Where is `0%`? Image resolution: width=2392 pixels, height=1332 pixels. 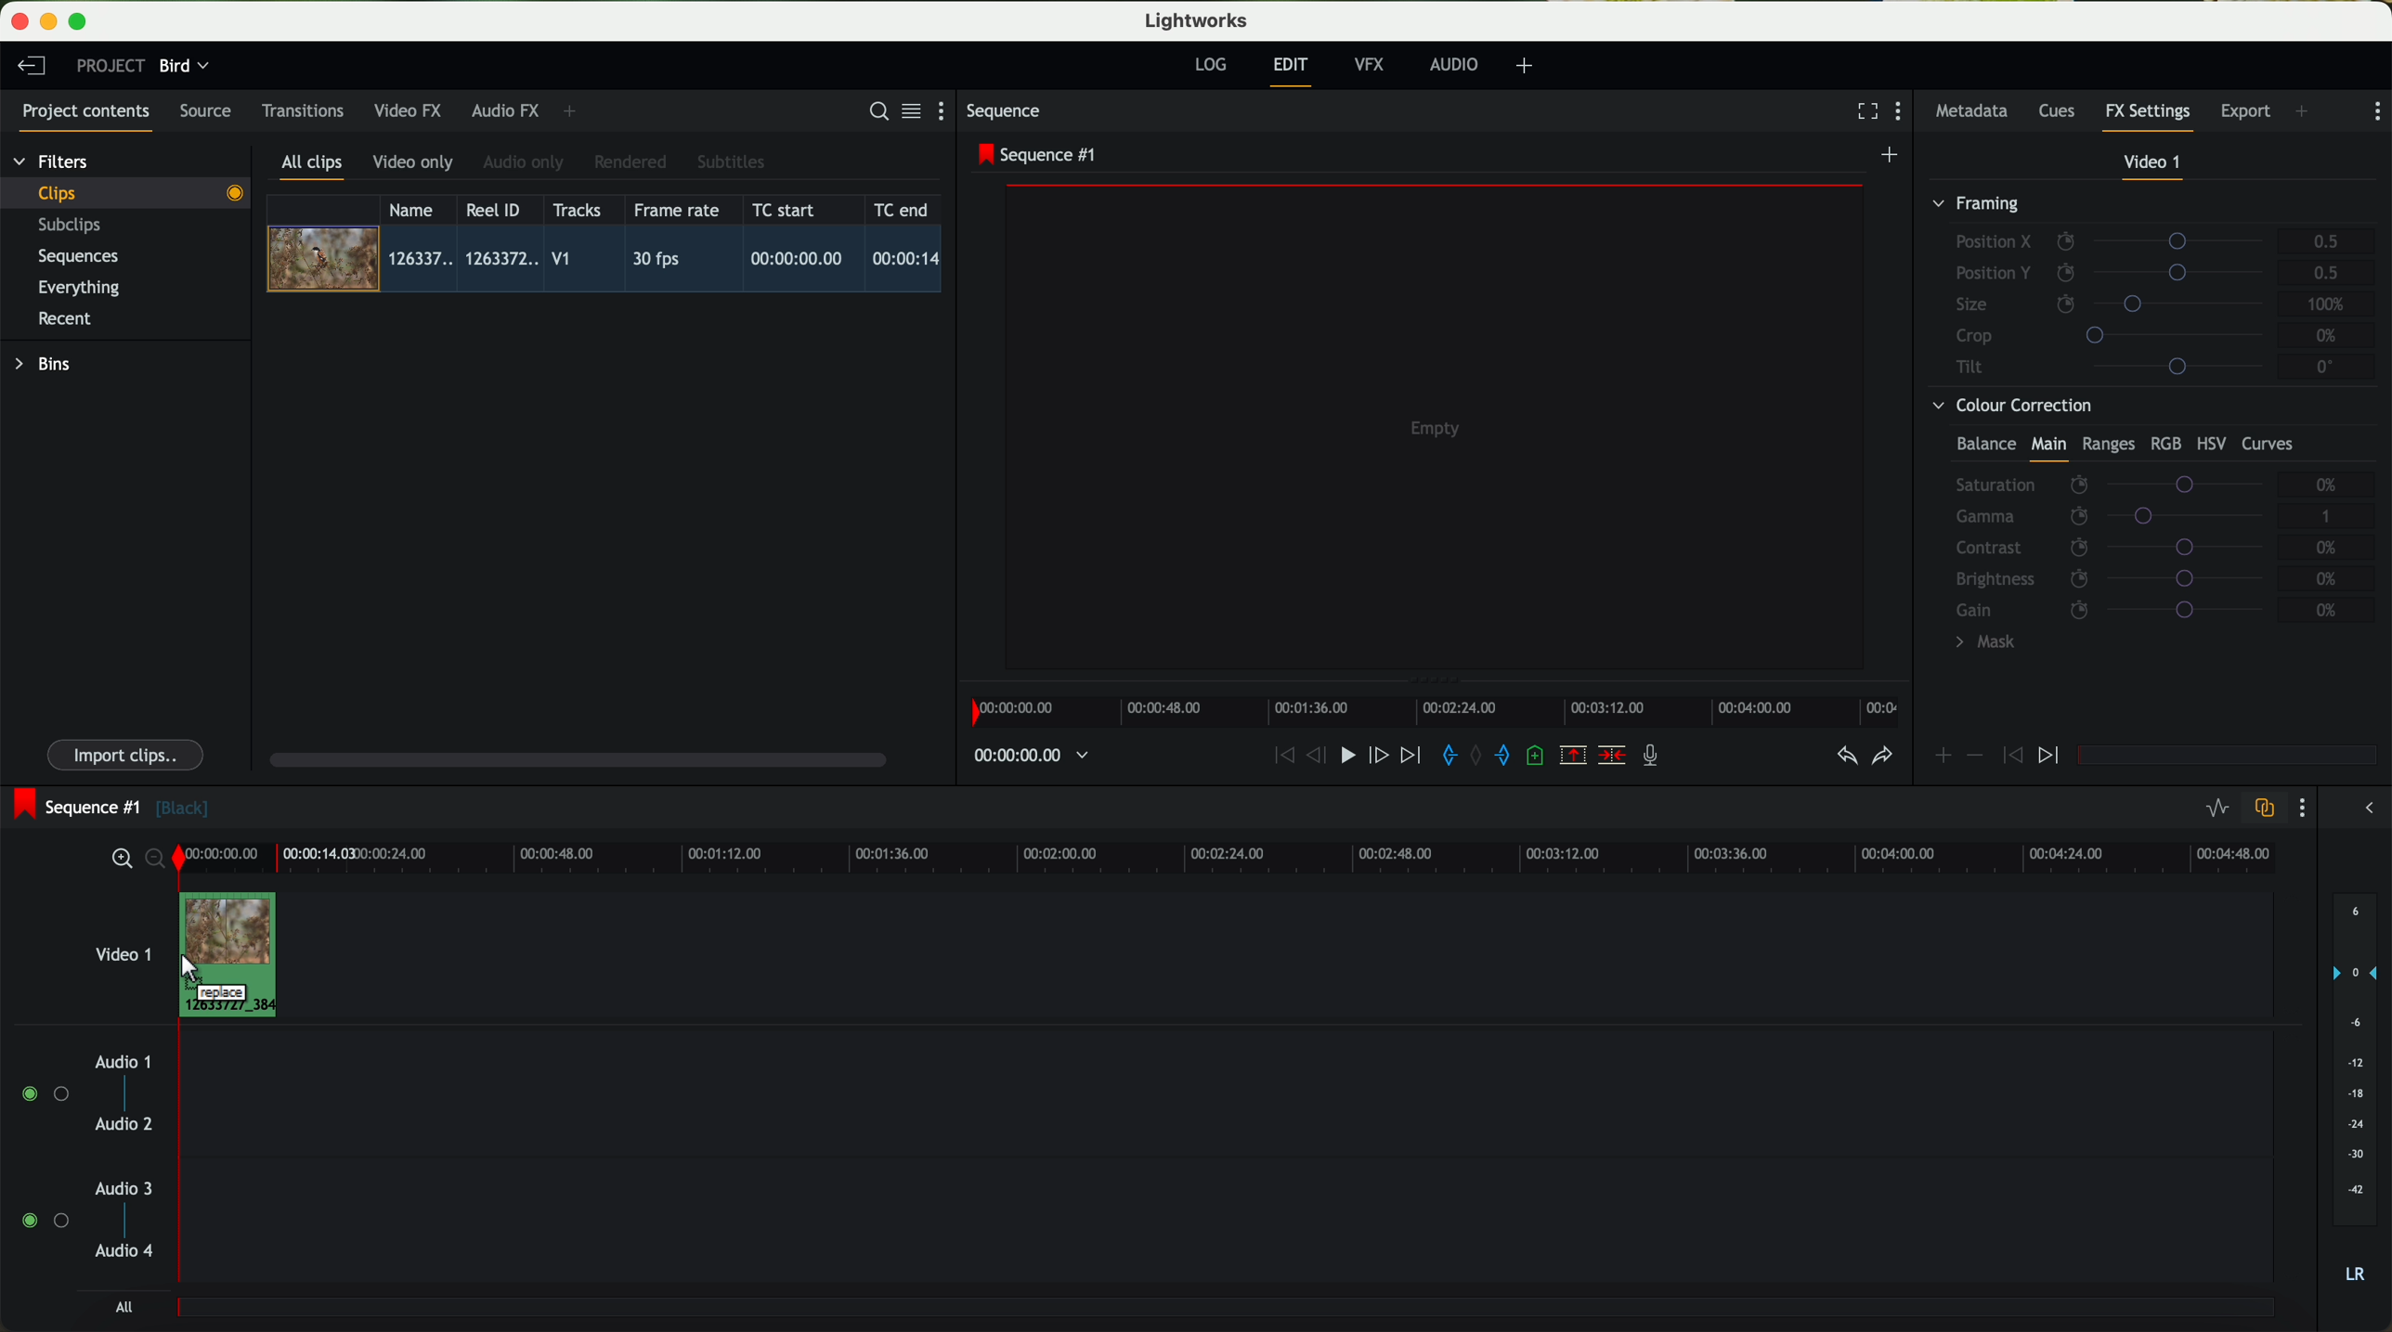 0% is located at coordinates (2329, 548).